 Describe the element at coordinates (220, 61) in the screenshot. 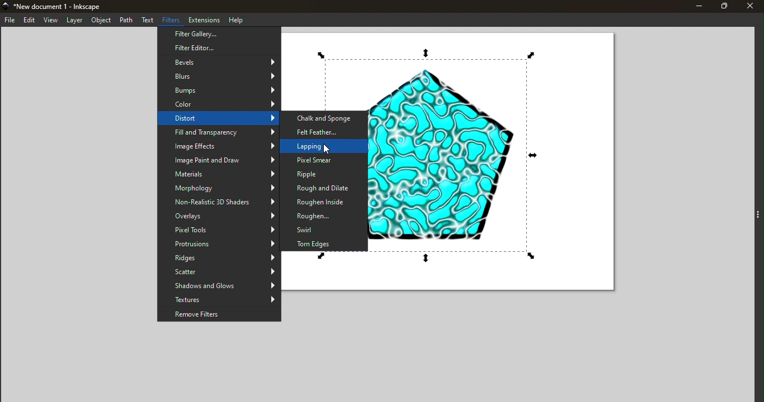

I see `Bevels` at that location.